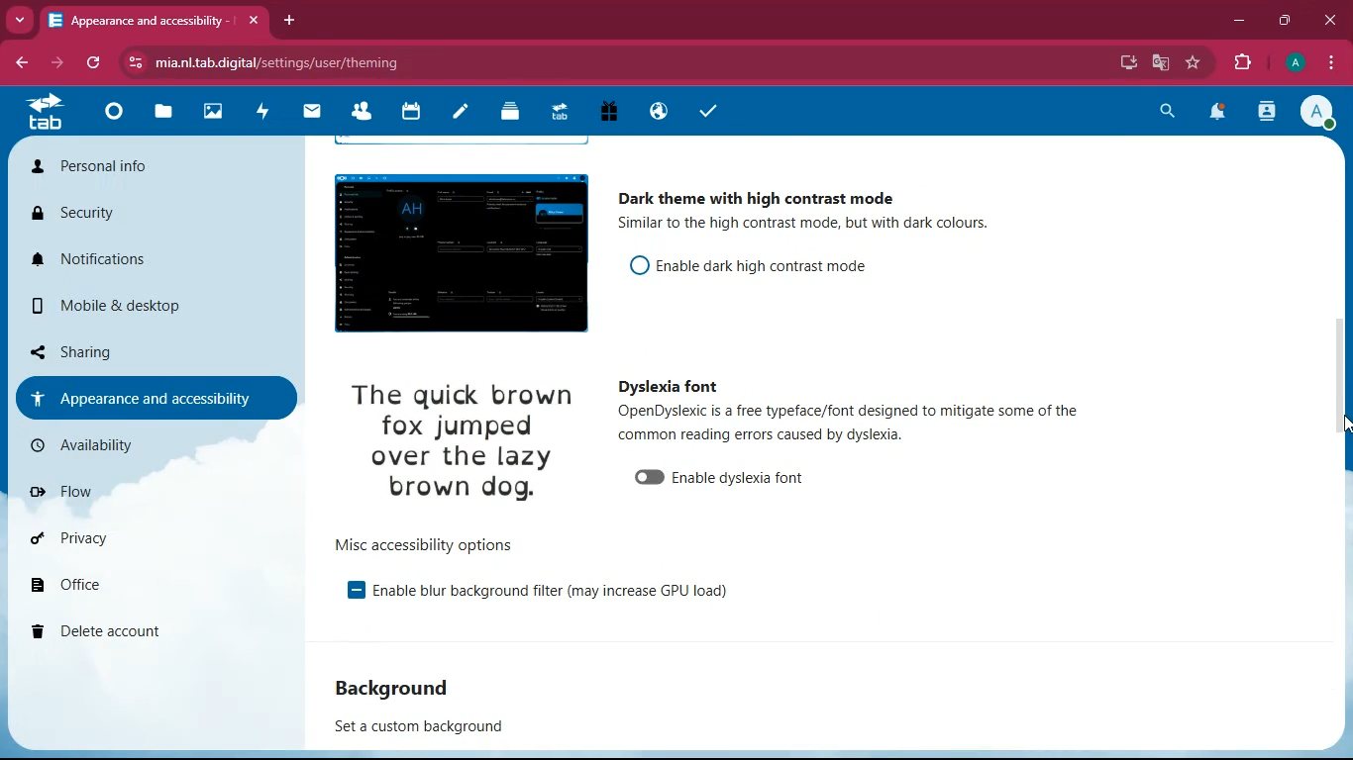 The width and height of the screenshot is (1353, 760). I want to click on menu, so click(1325, 62).